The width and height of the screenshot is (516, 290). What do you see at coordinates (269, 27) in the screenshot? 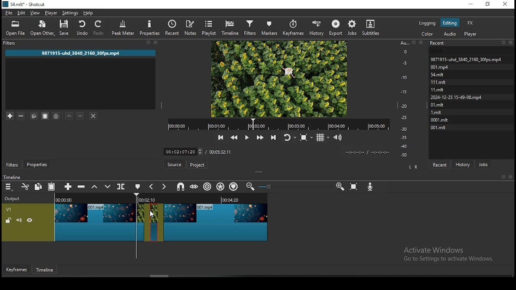
I see `markers` at bounding box center [269, 27].